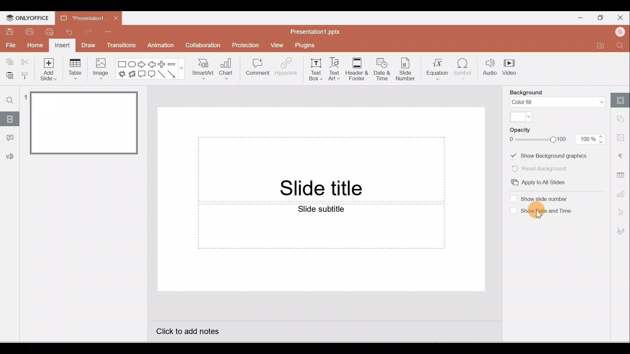 The image size is (630, 354). What do you see at coordinates (35, 46) in the screenshot?
I see `Home` at bounding box center [35, 46].